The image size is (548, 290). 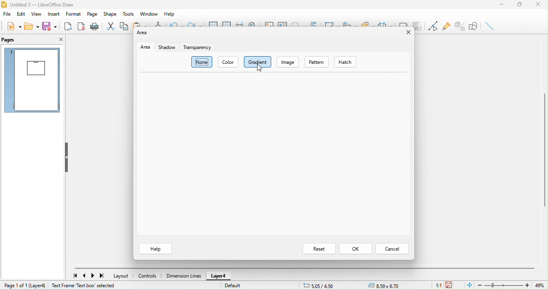 I want to click on snap to grids, so click(x=227, y=23).